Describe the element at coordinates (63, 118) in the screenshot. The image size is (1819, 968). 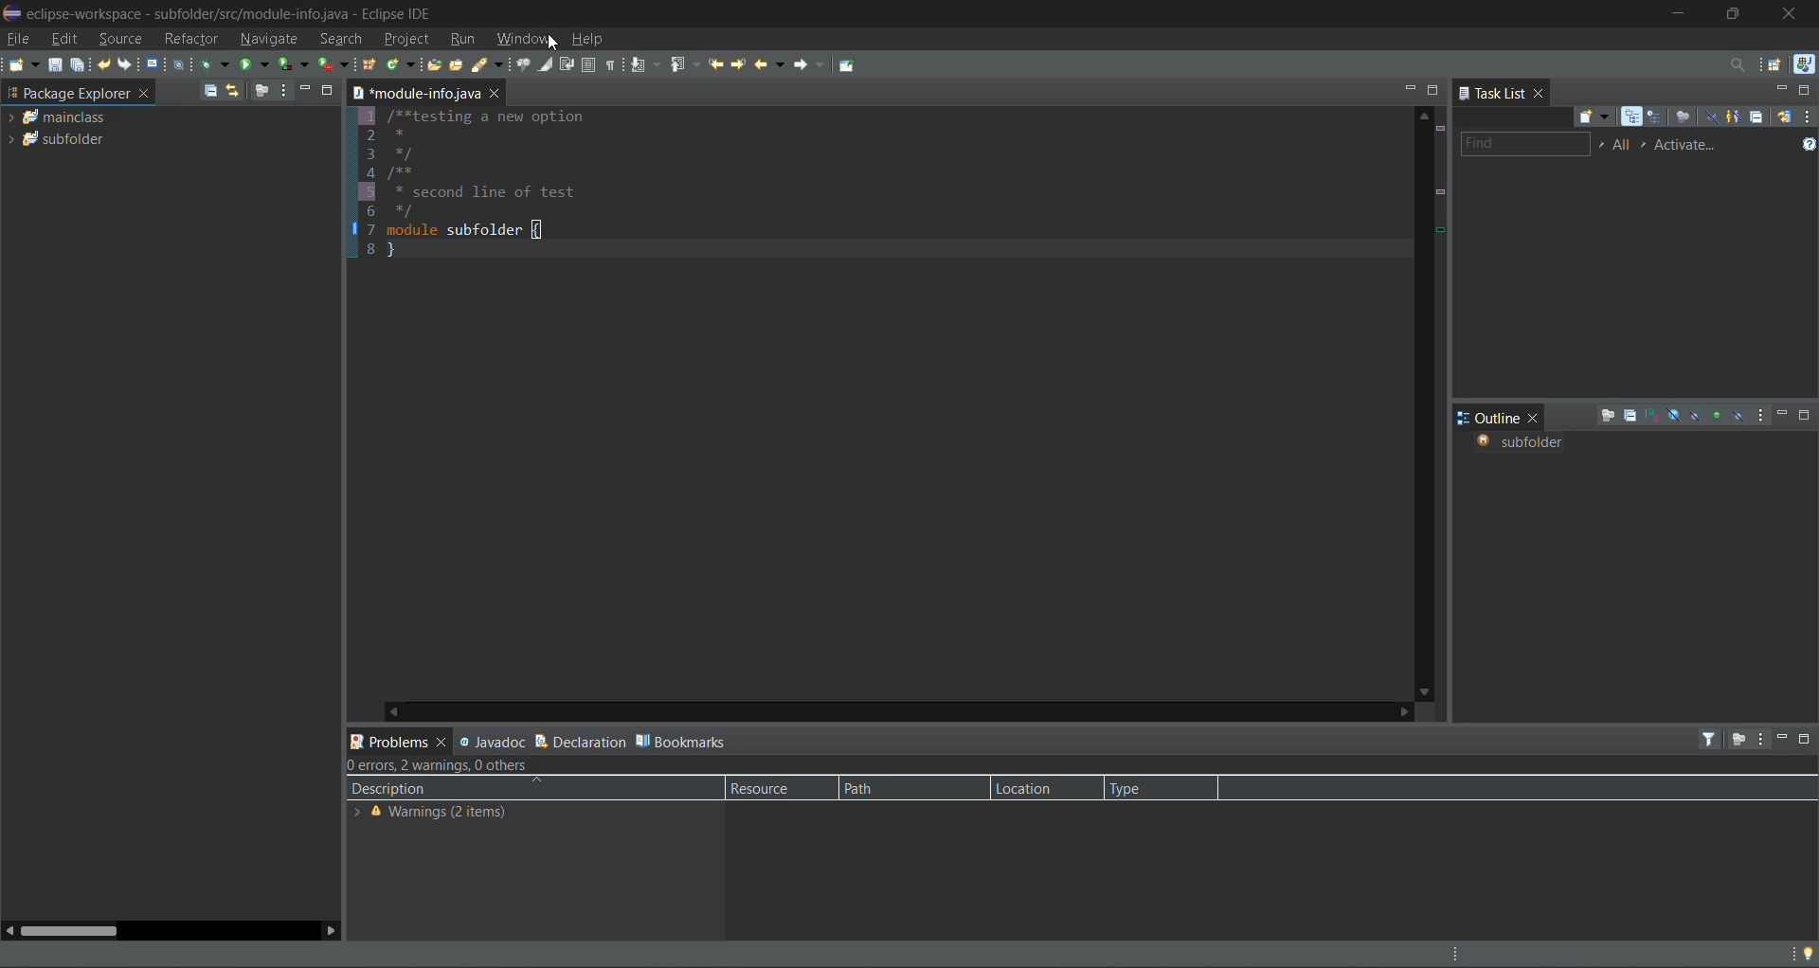
I see `module 1` at that location.